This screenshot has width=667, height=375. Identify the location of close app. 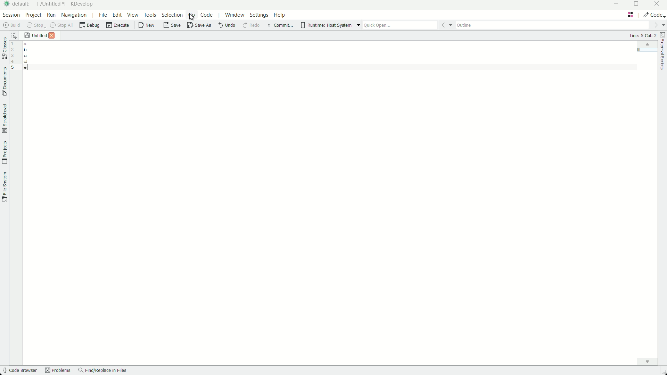
(658, 5).